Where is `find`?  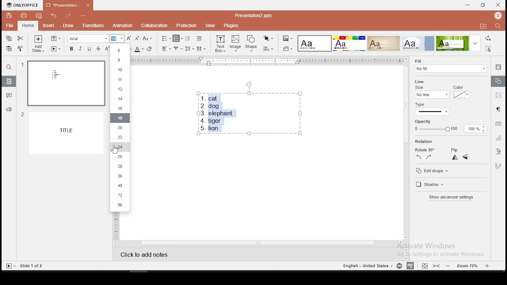 find is located at coordinates (497, 26).